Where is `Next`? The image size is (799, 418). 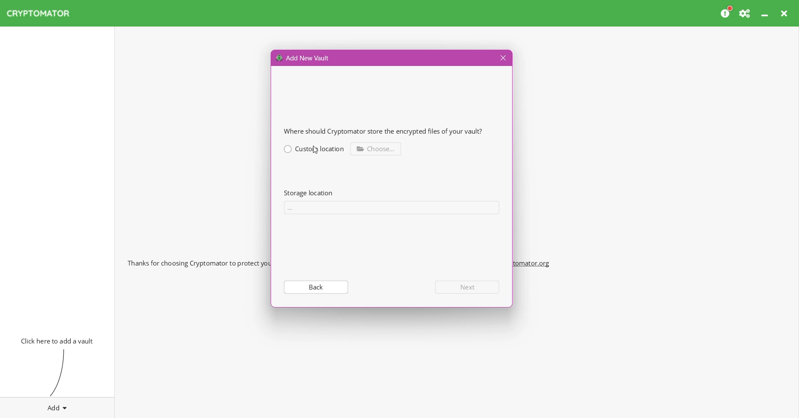
Next is located at coordinates (468, 287).